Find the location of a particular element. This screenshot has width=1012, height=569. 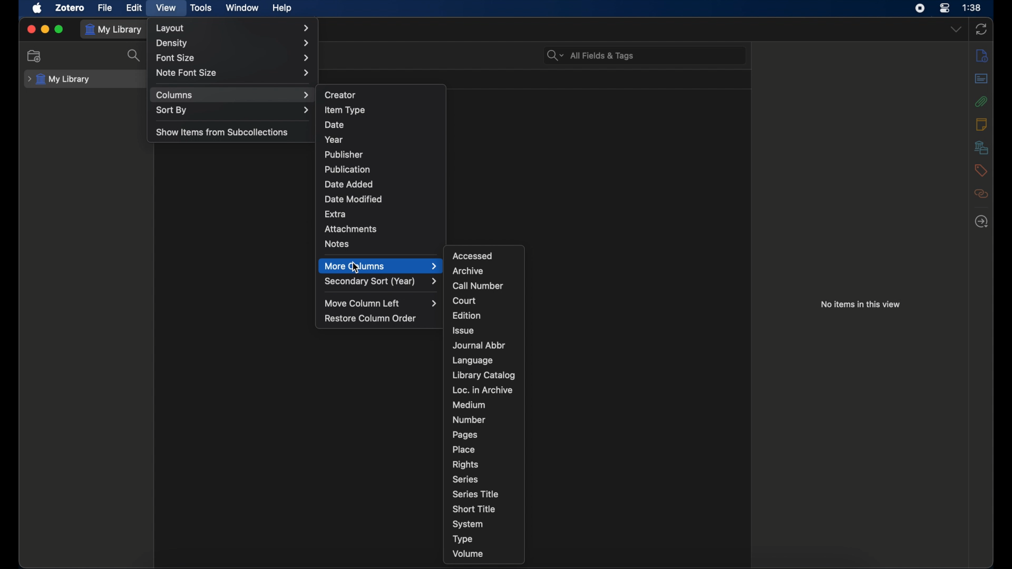

edition is located at coordinates (467, 316).